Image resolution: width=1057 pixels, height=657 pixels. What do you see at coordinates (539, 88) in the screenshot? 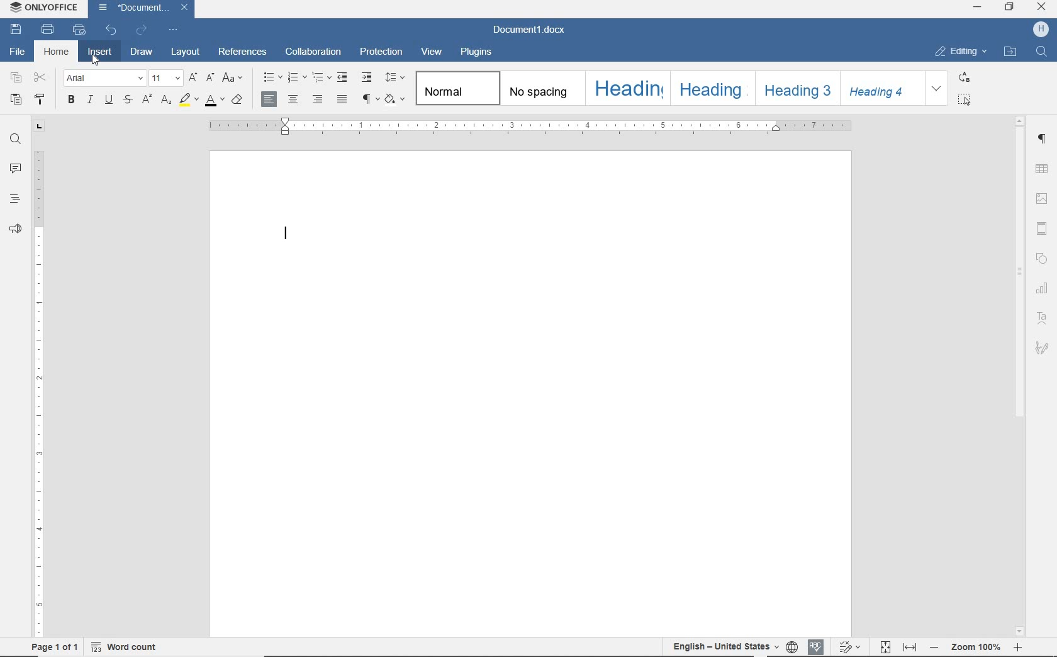
I see `no spacing` at bounding box center [539, 88].